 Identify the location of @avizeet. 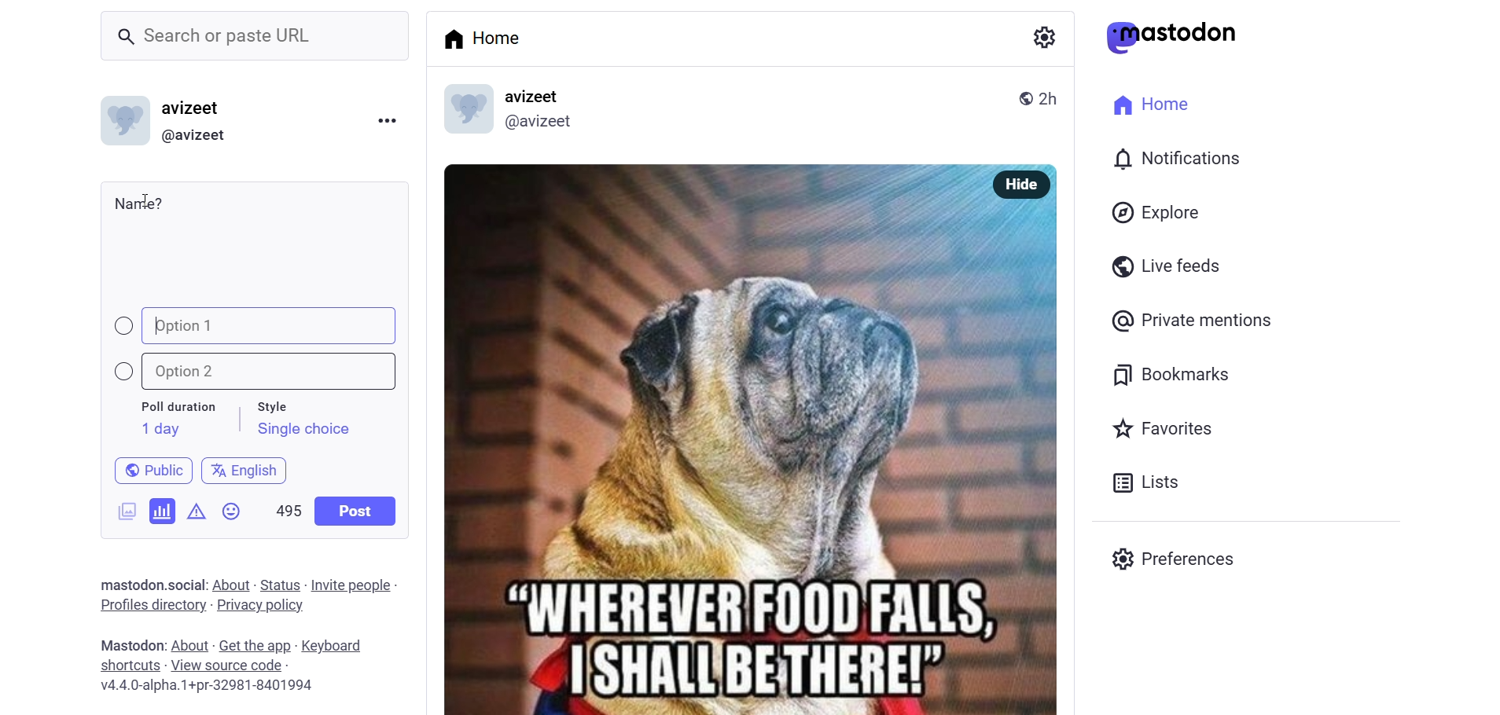
(193, 136).